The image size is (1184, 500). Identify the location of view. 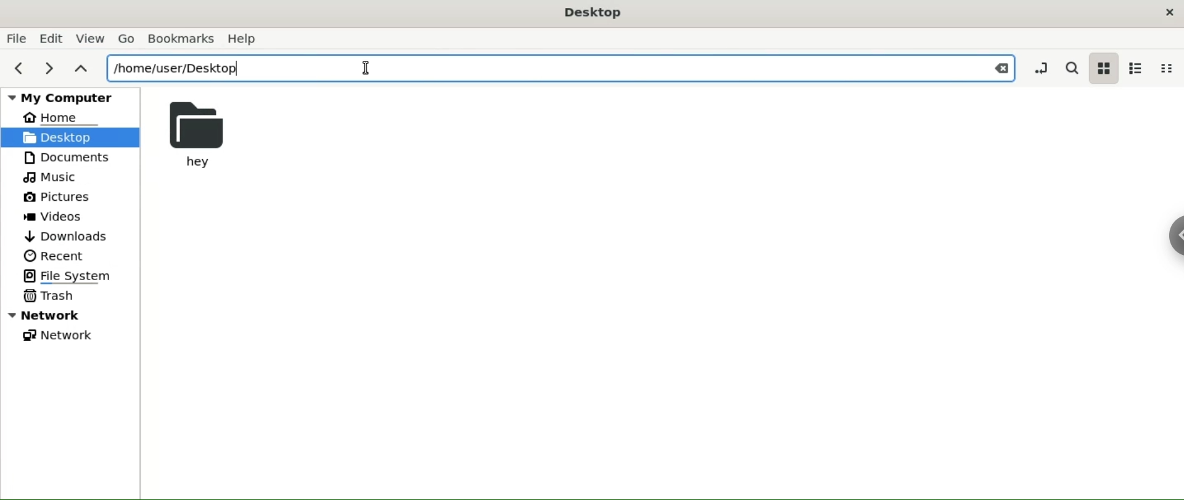
(91, 39).